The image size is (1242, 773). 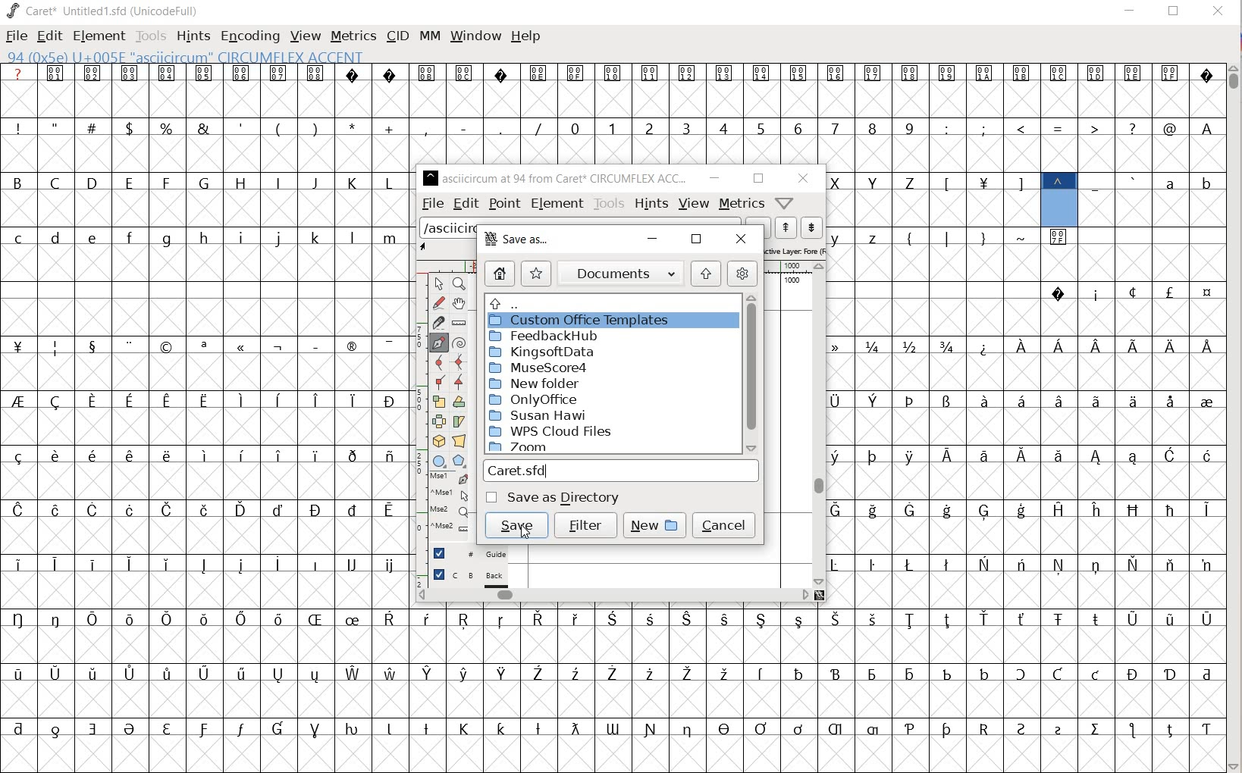 What do you see at coordinates (427, 36) in the screenshot?
I see `MM` at bounding box center [427, 36].